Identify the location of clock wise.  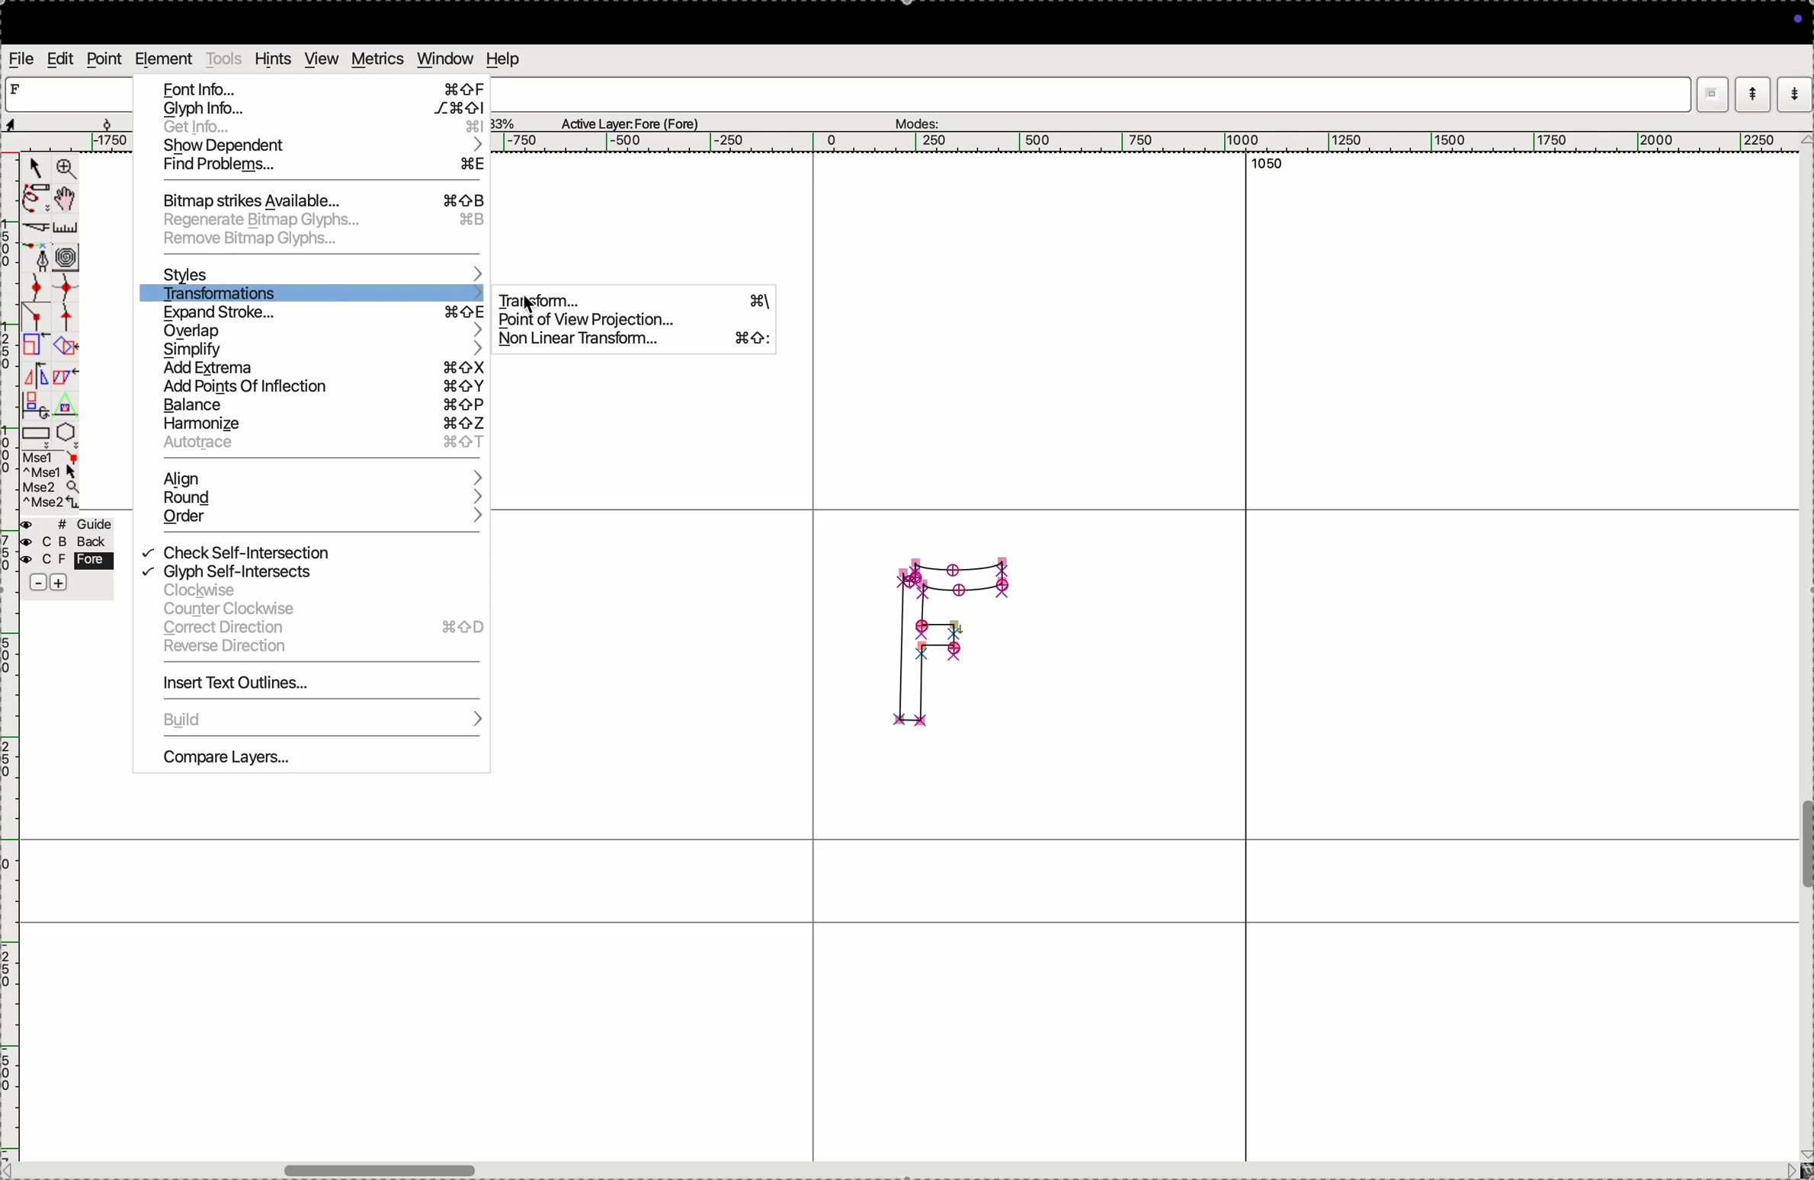
(309, 592).